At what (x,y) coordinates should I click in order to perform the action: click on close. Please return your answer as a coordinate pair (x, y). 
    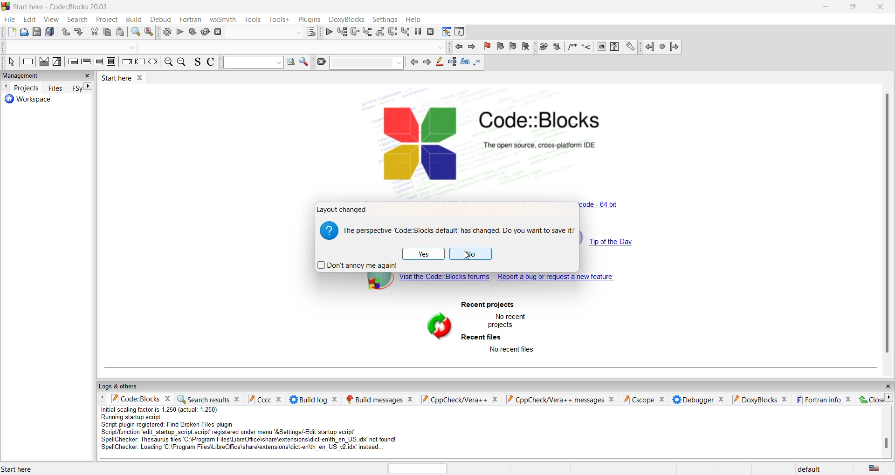
    Looking at the image, I should click on (871, 400).